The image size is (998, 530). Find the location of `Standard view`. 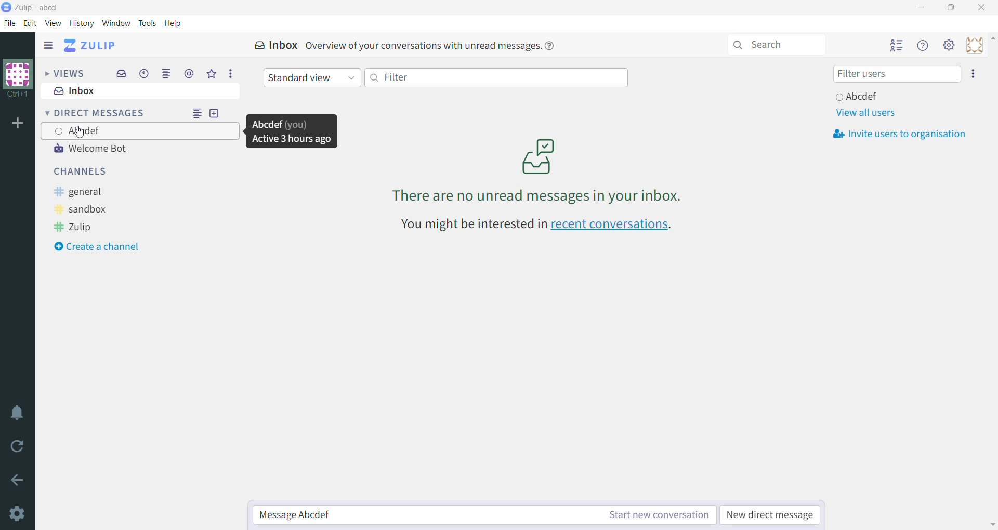

Standard view is located at coordinates (313, 77).